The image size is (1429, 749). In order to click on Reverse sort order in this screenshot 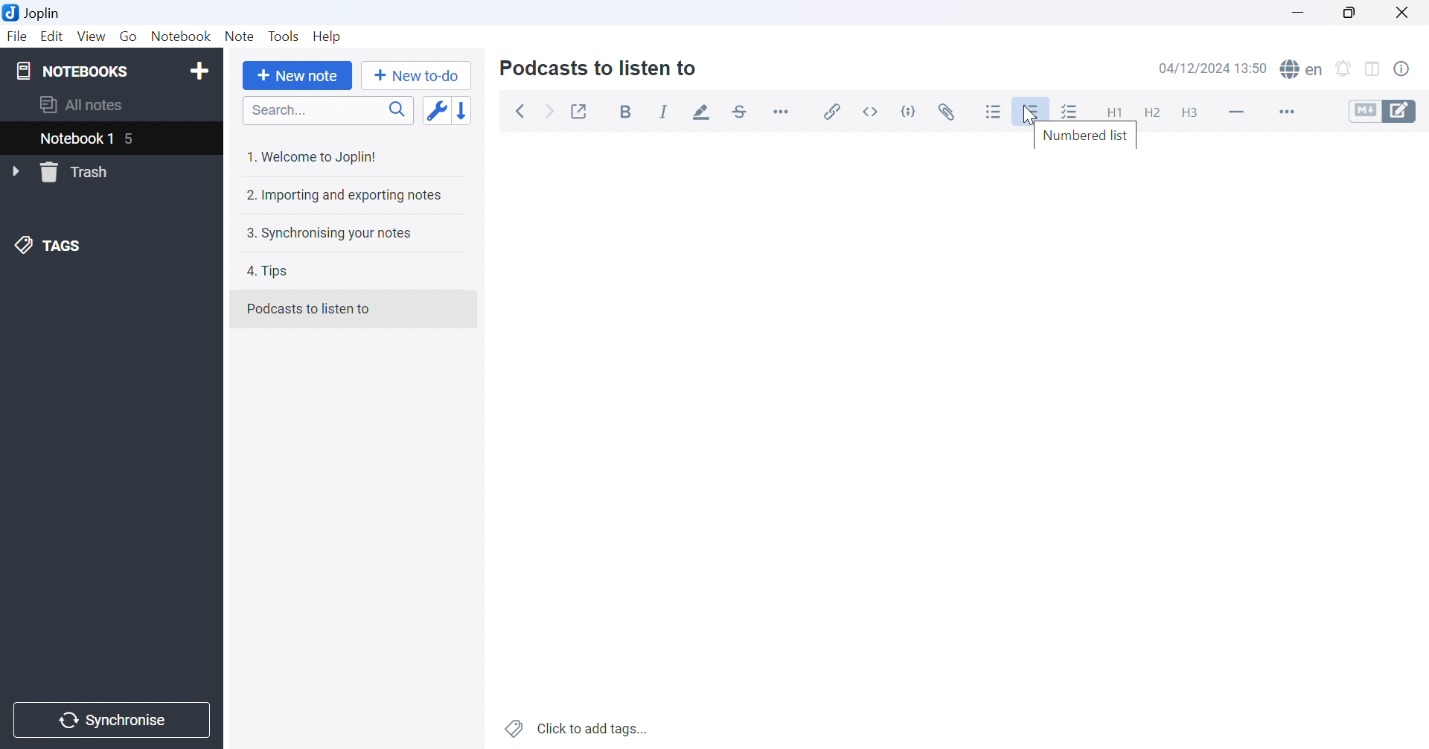, I will do `click(464, 110)`.